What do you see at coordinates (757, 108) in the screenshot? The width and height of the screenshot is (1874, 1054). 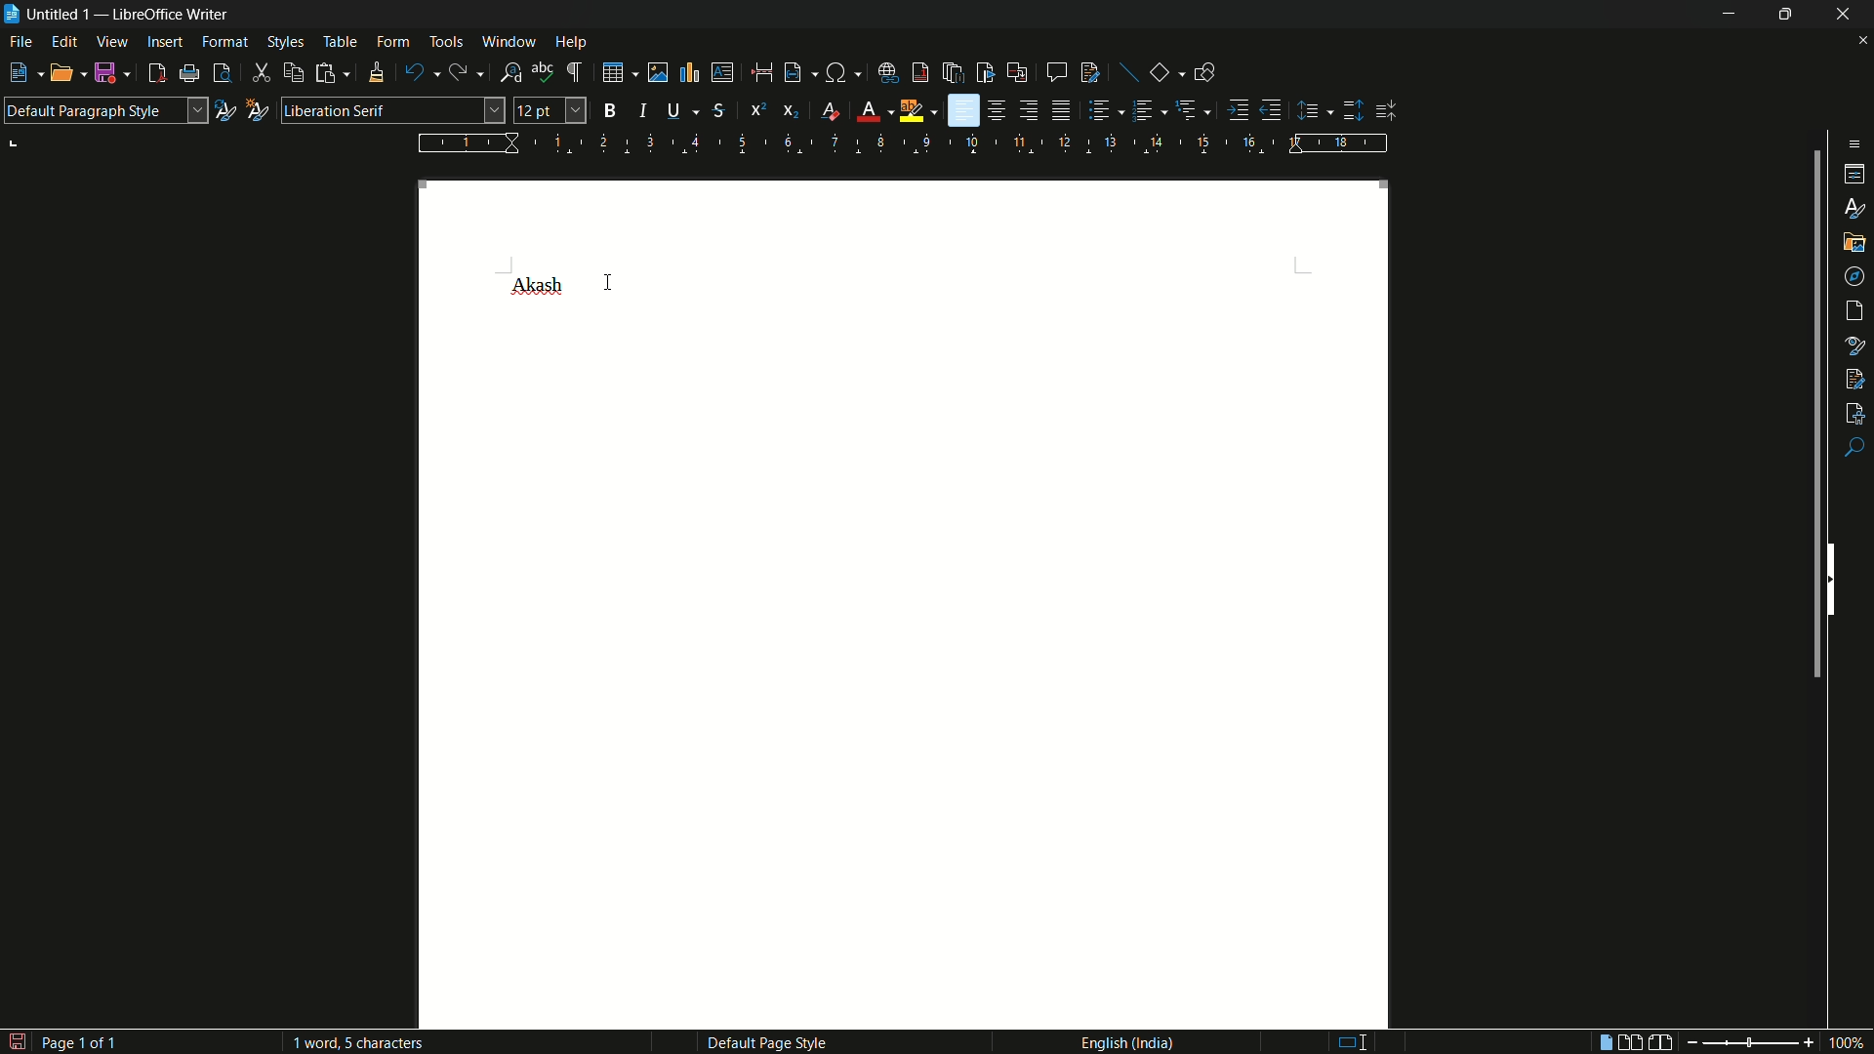 I see `super script` at bounding box center [757, 108].